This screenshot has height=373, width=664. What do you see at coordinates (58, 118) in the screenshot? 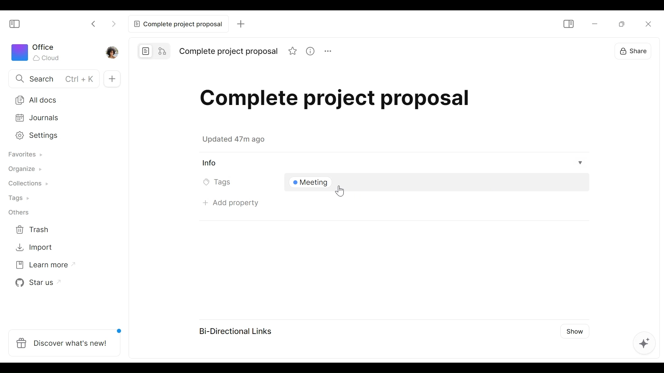
I see `Journal` at bounding box center [58, 118].